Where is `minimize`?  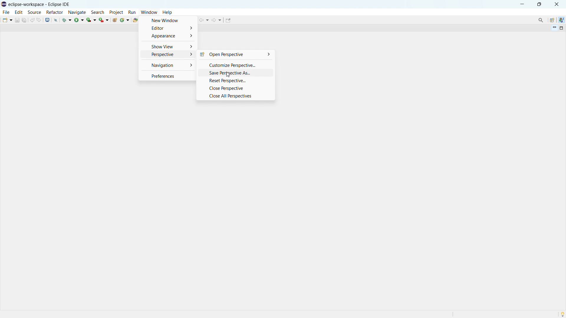
minimize is located at coordinates (522, 4).